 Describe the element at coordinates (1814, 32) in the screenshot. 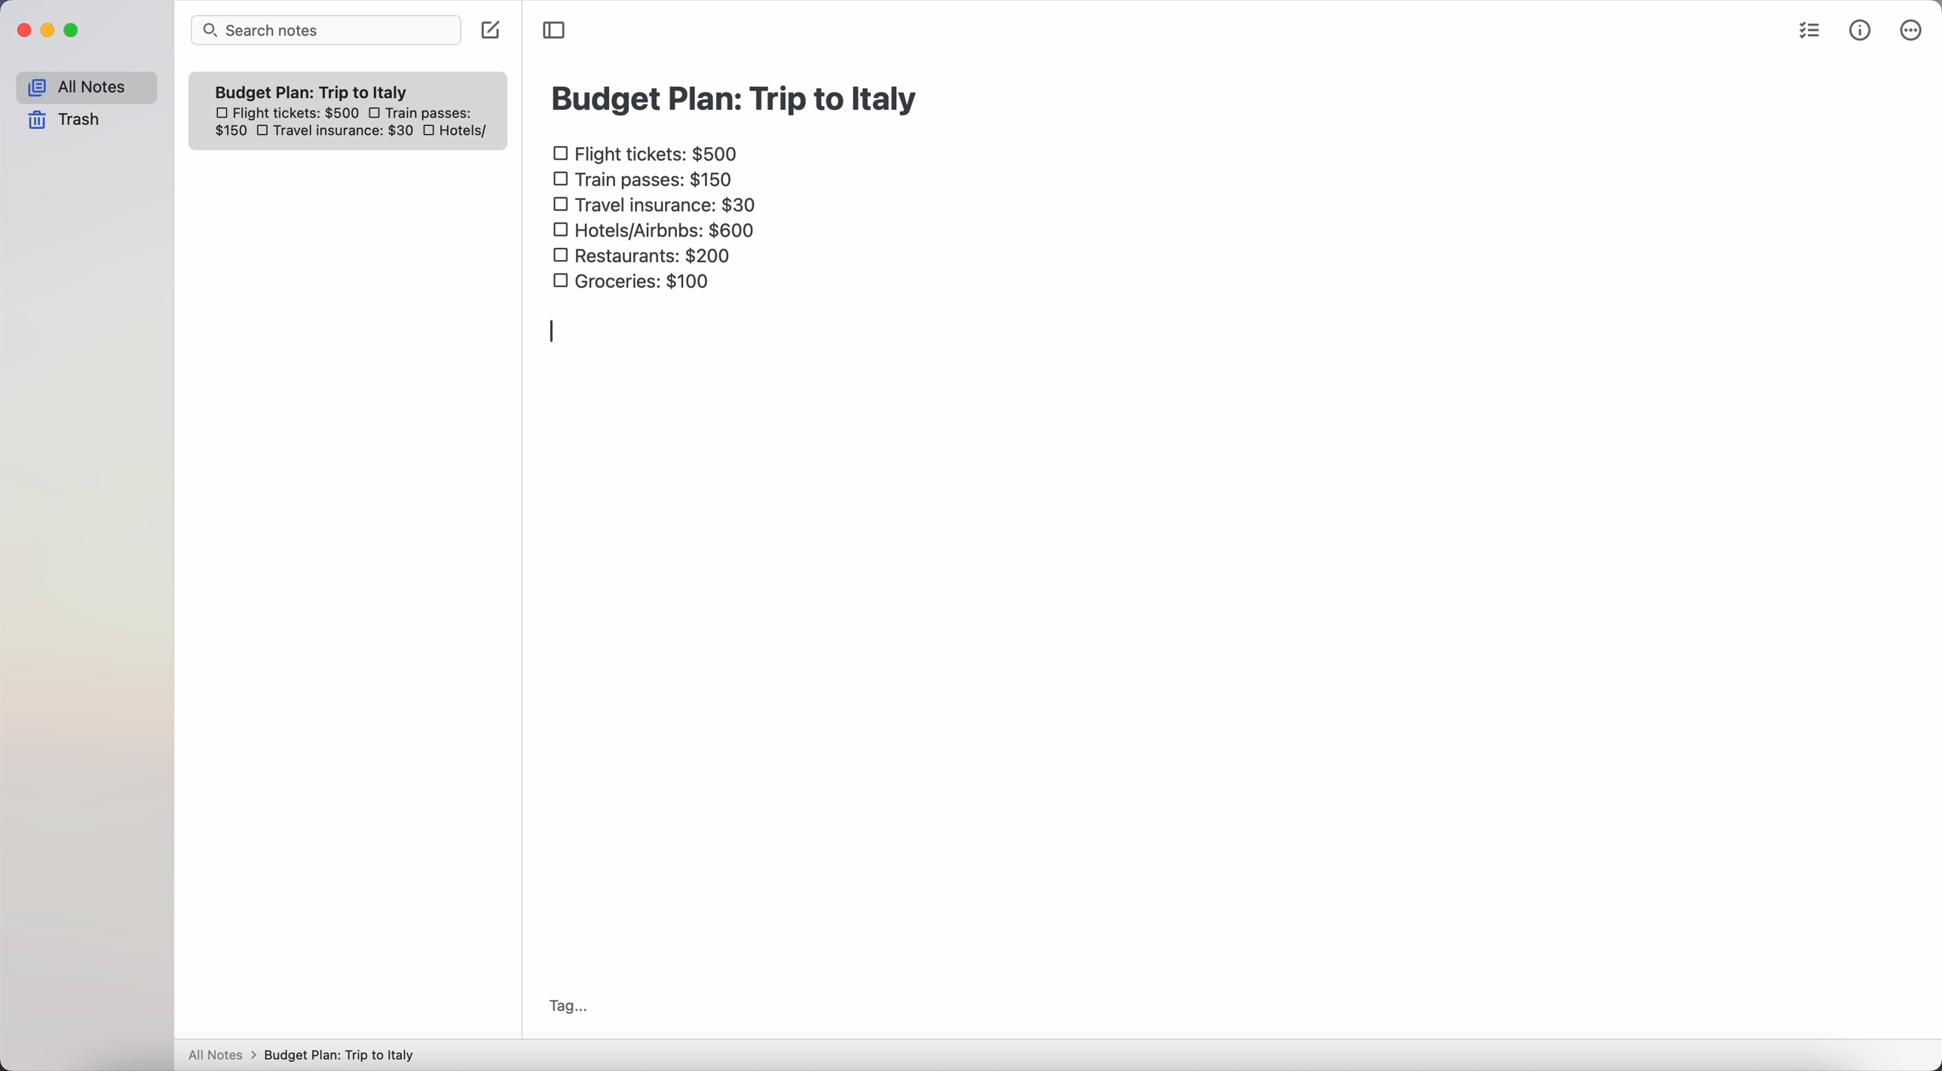

I see `check list` at that location.